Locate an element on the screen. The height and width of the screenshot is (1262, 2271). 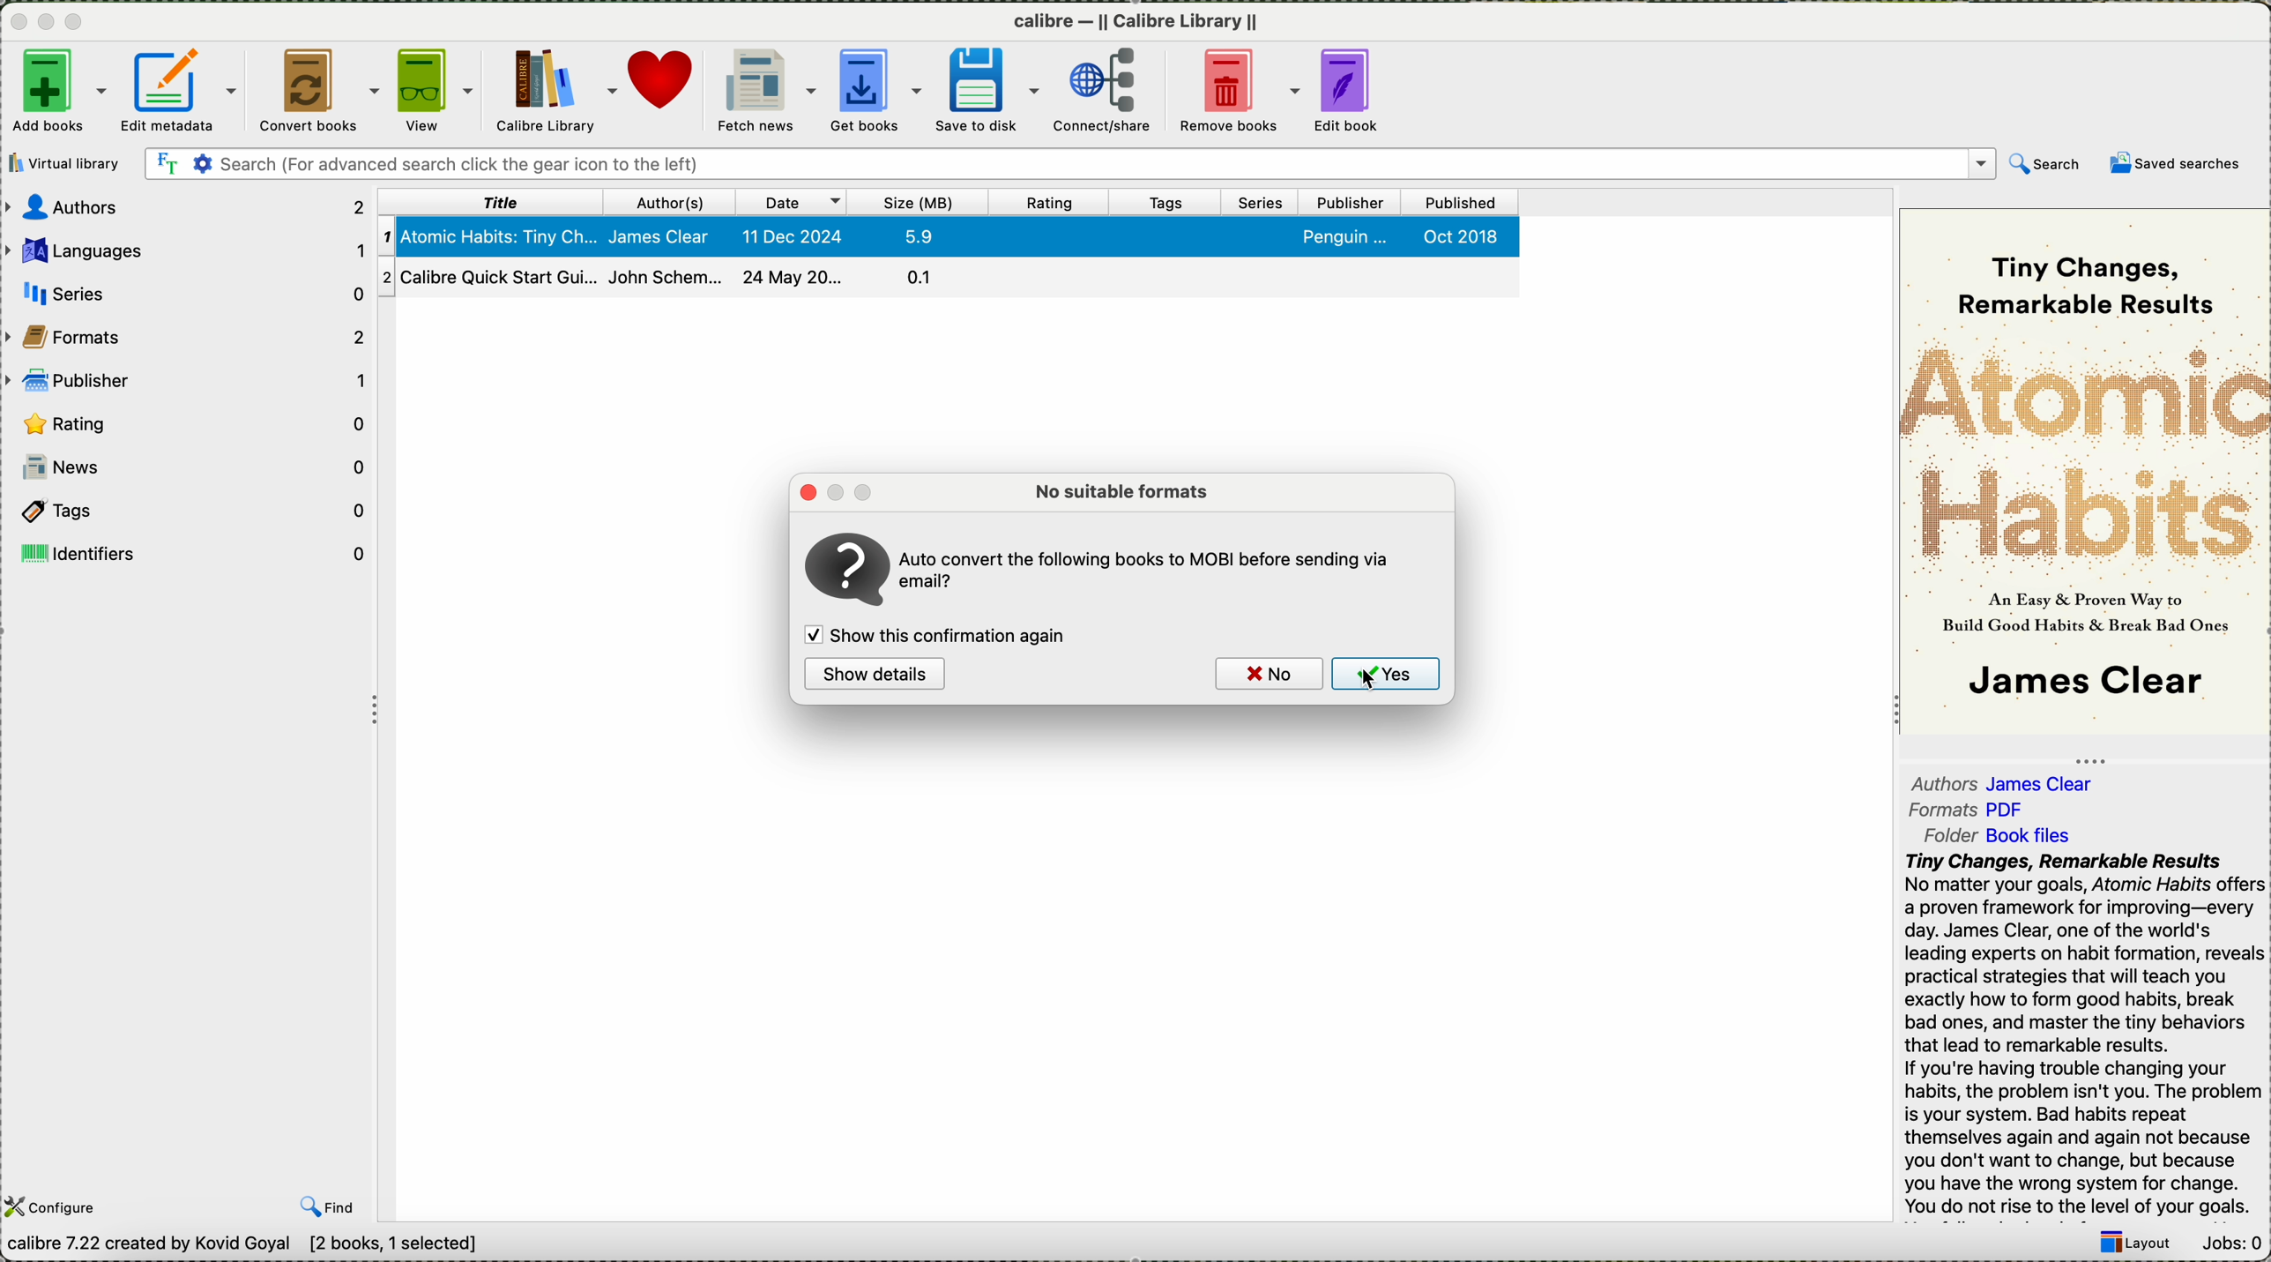
search bar is located at coordinates (1110, 165).